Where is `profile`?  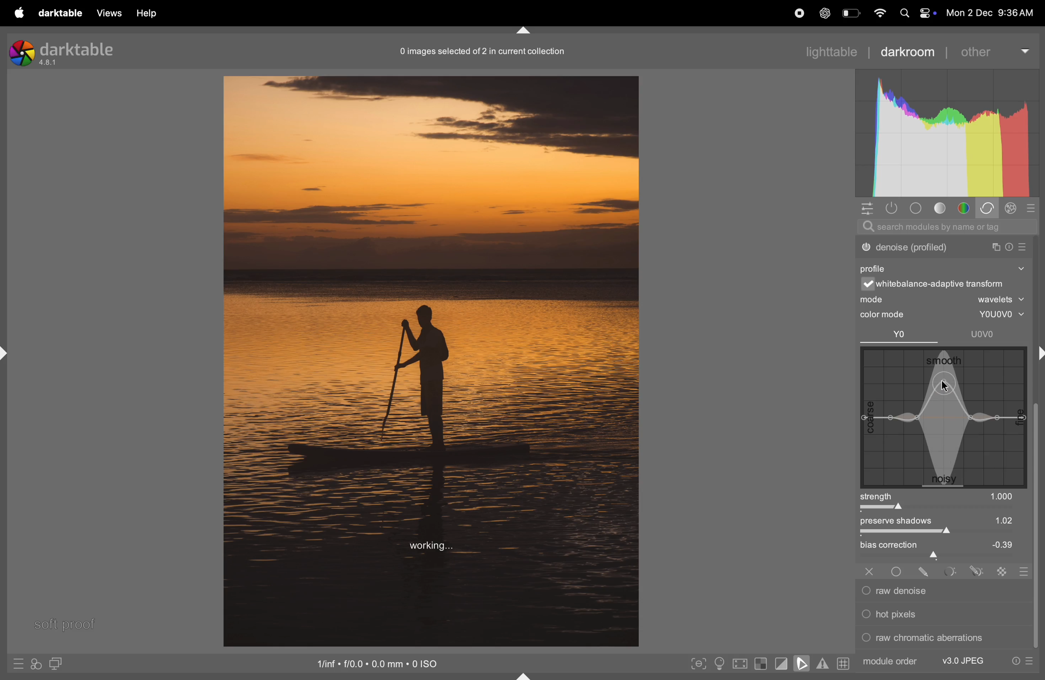
profile is located at coordinates (877, 267).